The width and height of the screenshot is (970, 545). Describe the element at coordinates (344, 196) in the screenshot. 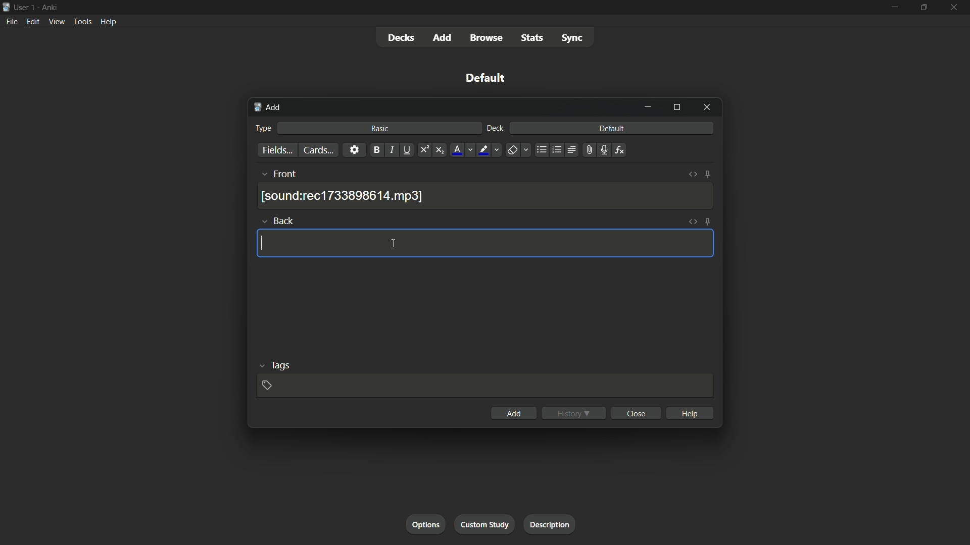

I see `recording saved` at that location.